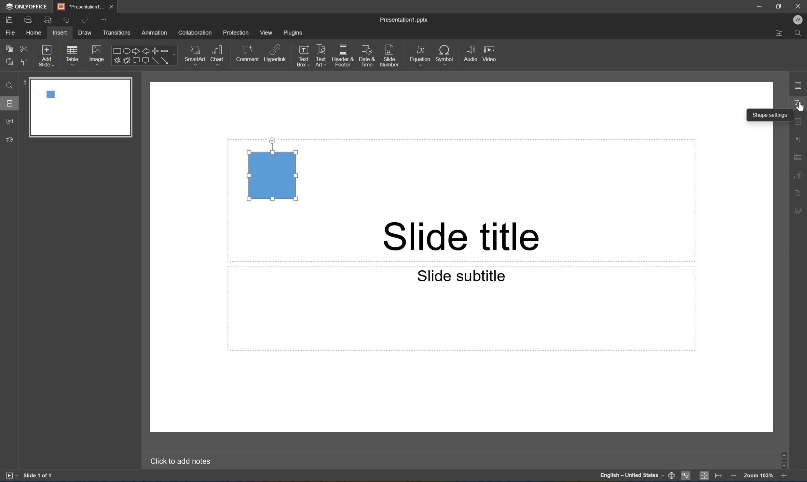  Describe the element at coordinates (9, 62) in the screenshot. I see `Paste` at that location.